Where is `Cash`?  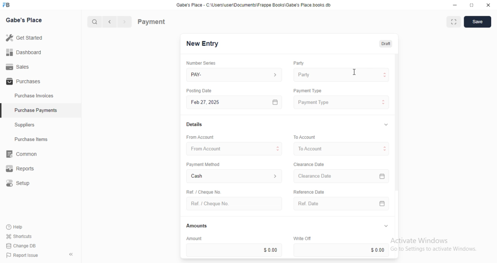 Cash is located at coordinates (235, 177).